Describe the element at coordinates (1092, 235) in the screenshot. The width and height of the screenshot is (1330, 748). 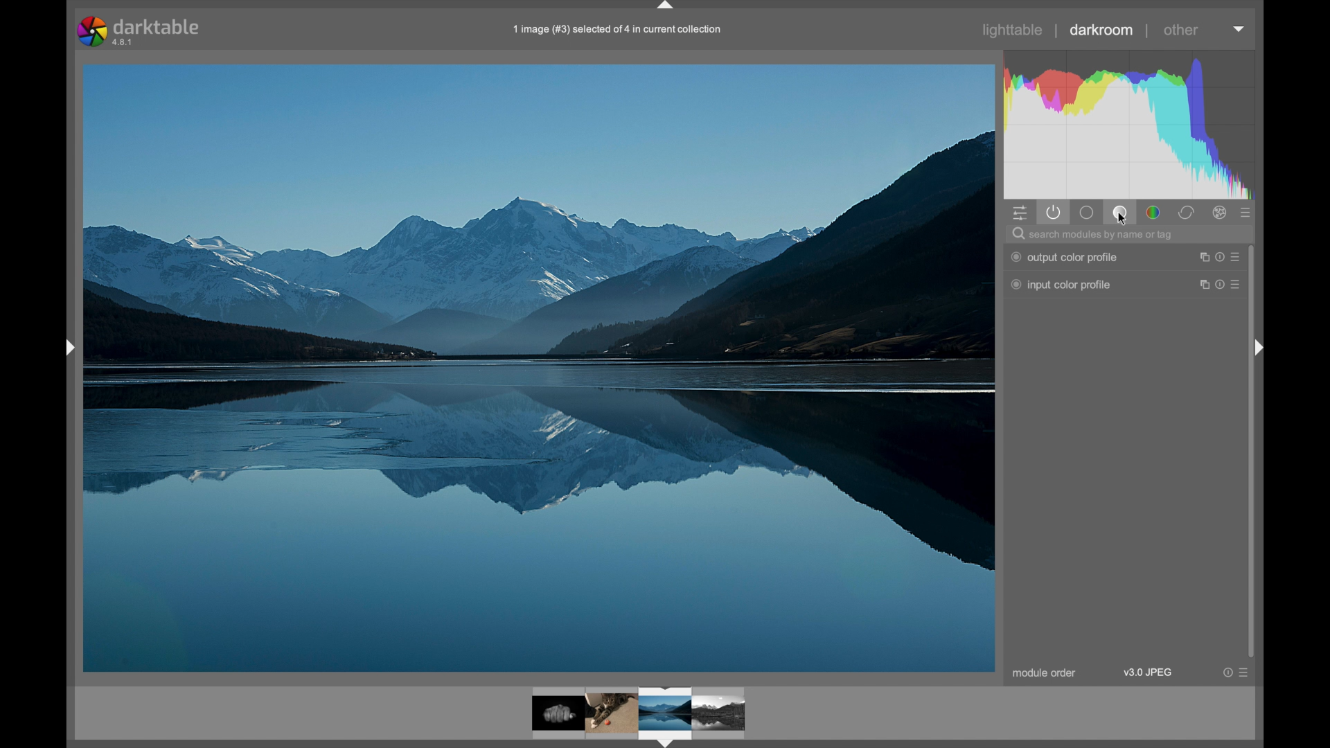
I see `search modules by name or tag` at that location.